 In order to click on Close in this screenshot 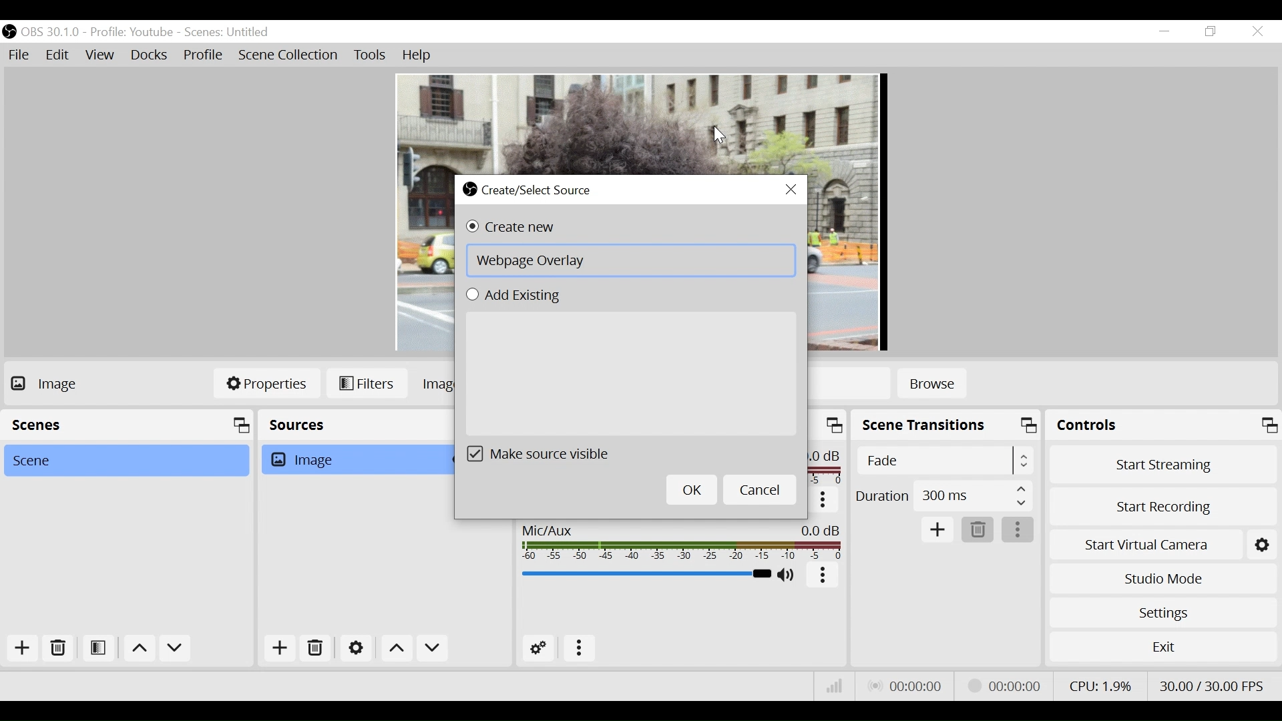, I will do `click(793, 189)`.